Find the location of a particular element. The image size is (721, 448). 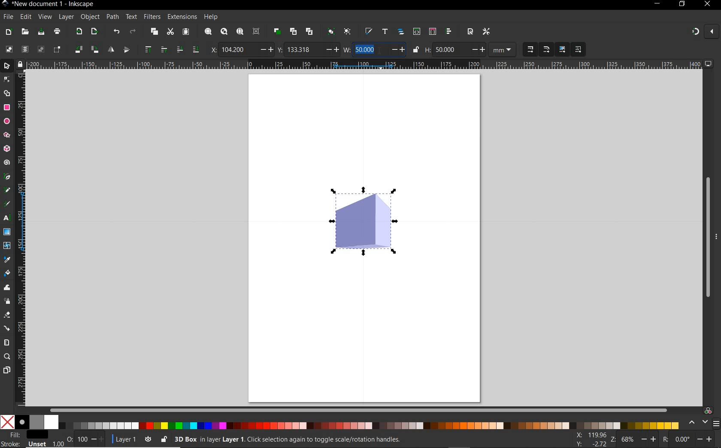

restore down is located at coordinates (682, 4).